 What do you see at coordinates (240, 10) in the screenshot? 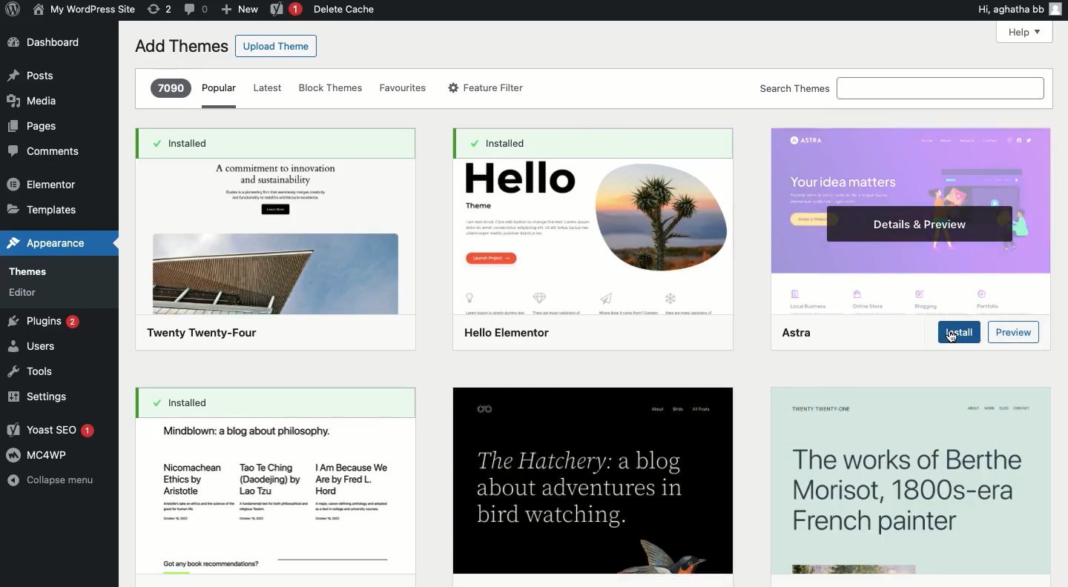
I see `New` at bounding box center [240, 10].